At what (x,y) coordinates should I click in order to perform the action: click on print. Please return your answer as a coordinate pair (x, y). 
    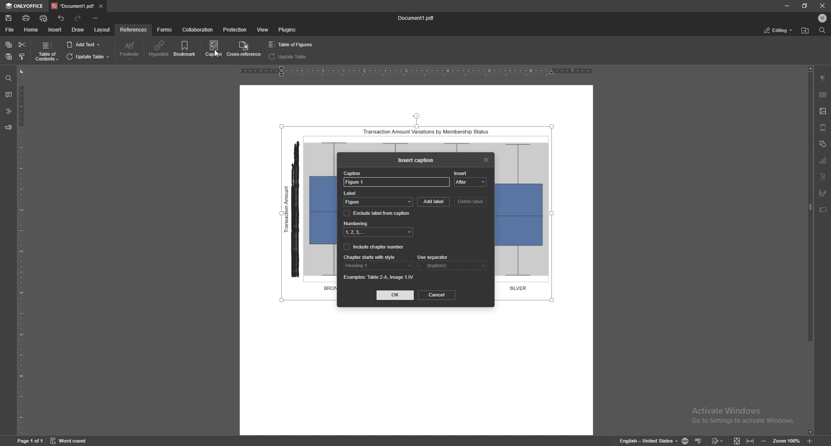
    Looking at the image, I should click on (26, 18).